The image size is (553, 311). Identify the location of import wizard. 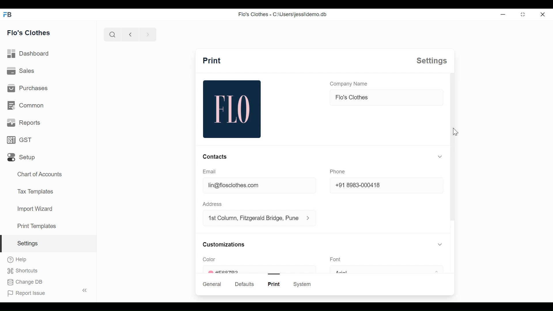
(35, 209).